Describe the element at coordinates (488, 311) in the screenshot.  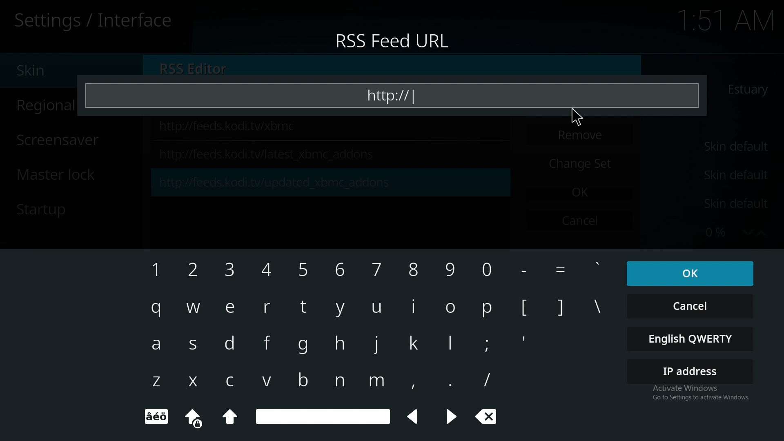
I see `keyboard Input` at that location.